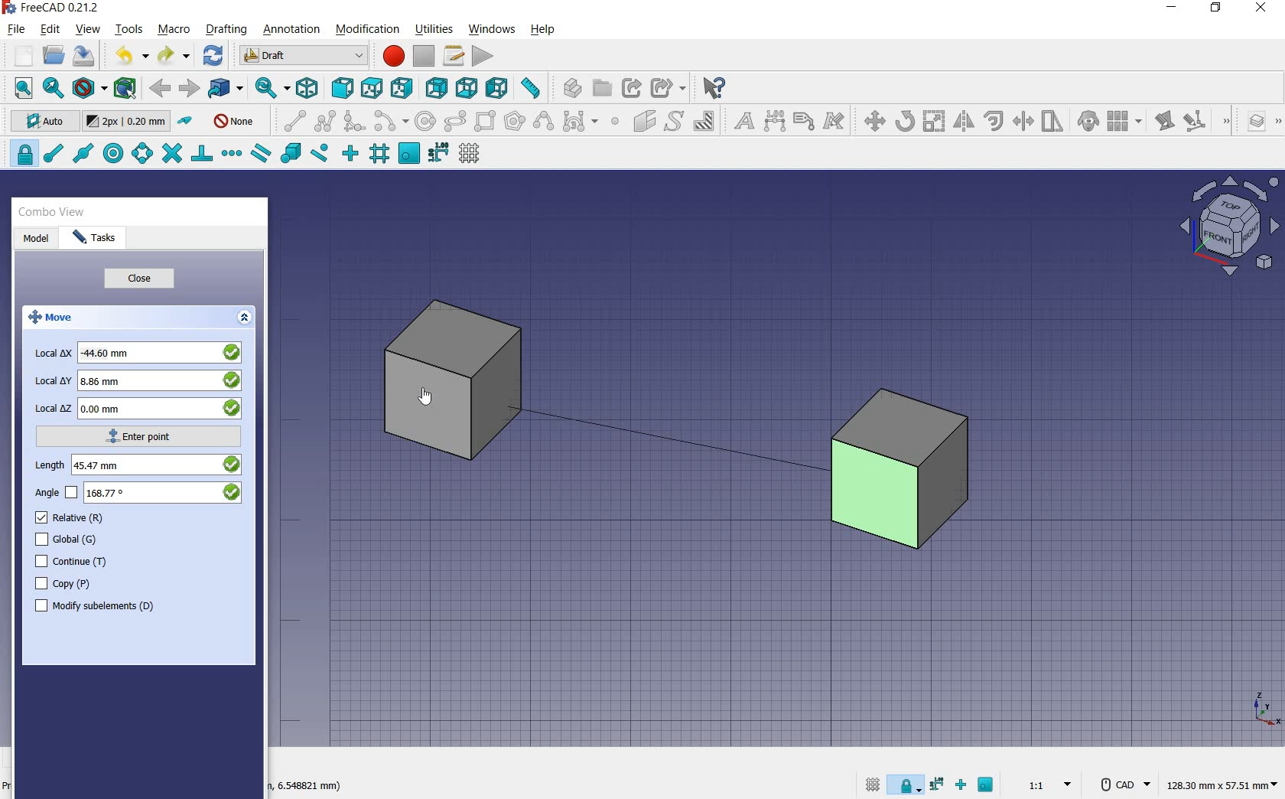 This screenshot has width=1285, height=799. I want to click on what's this?, so click(712, 88).